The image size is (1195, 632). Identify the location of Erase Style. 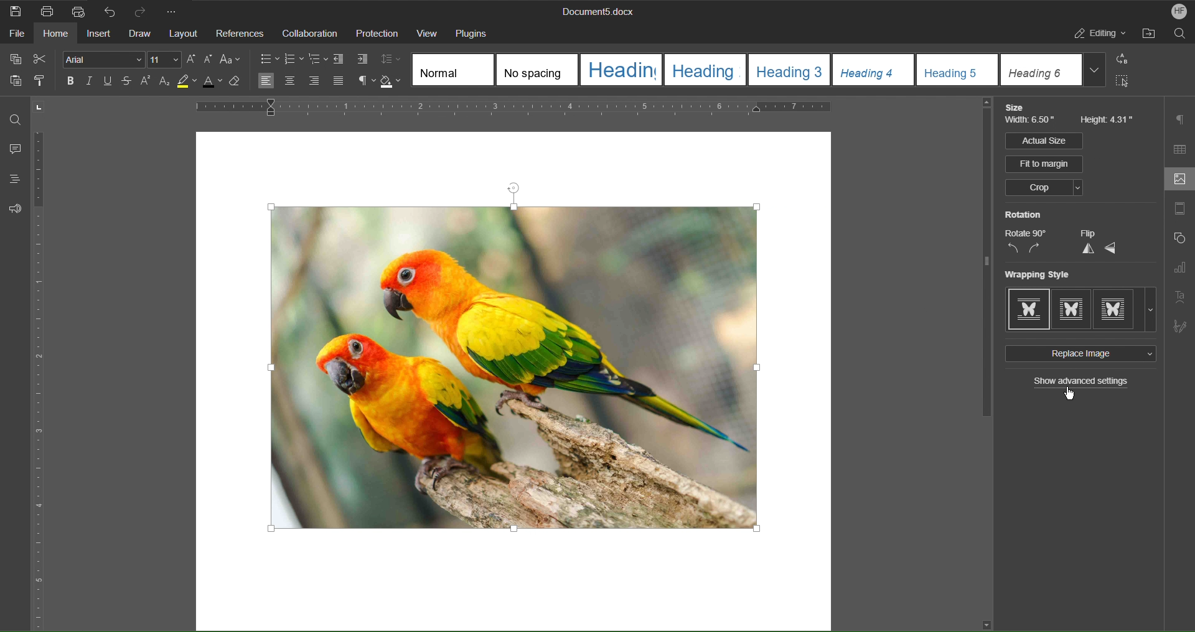
(241, 85).